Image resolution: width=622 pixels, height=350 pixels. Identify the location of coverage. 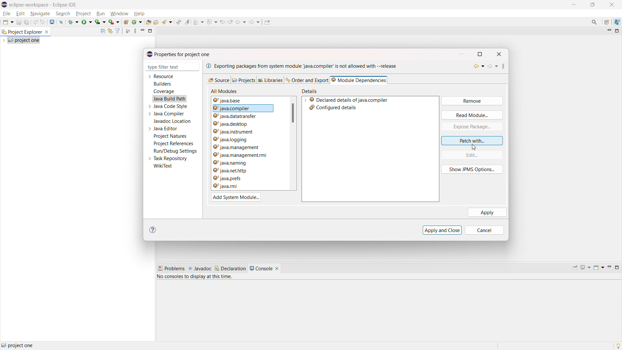
(100, 22).